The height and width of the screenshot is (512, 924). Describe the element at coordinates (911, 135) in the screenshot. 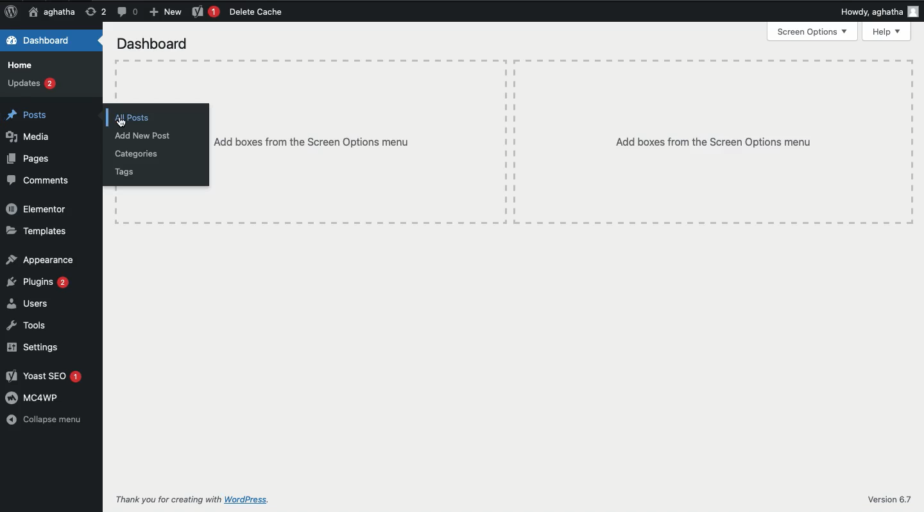

I see `Table line` at that location.